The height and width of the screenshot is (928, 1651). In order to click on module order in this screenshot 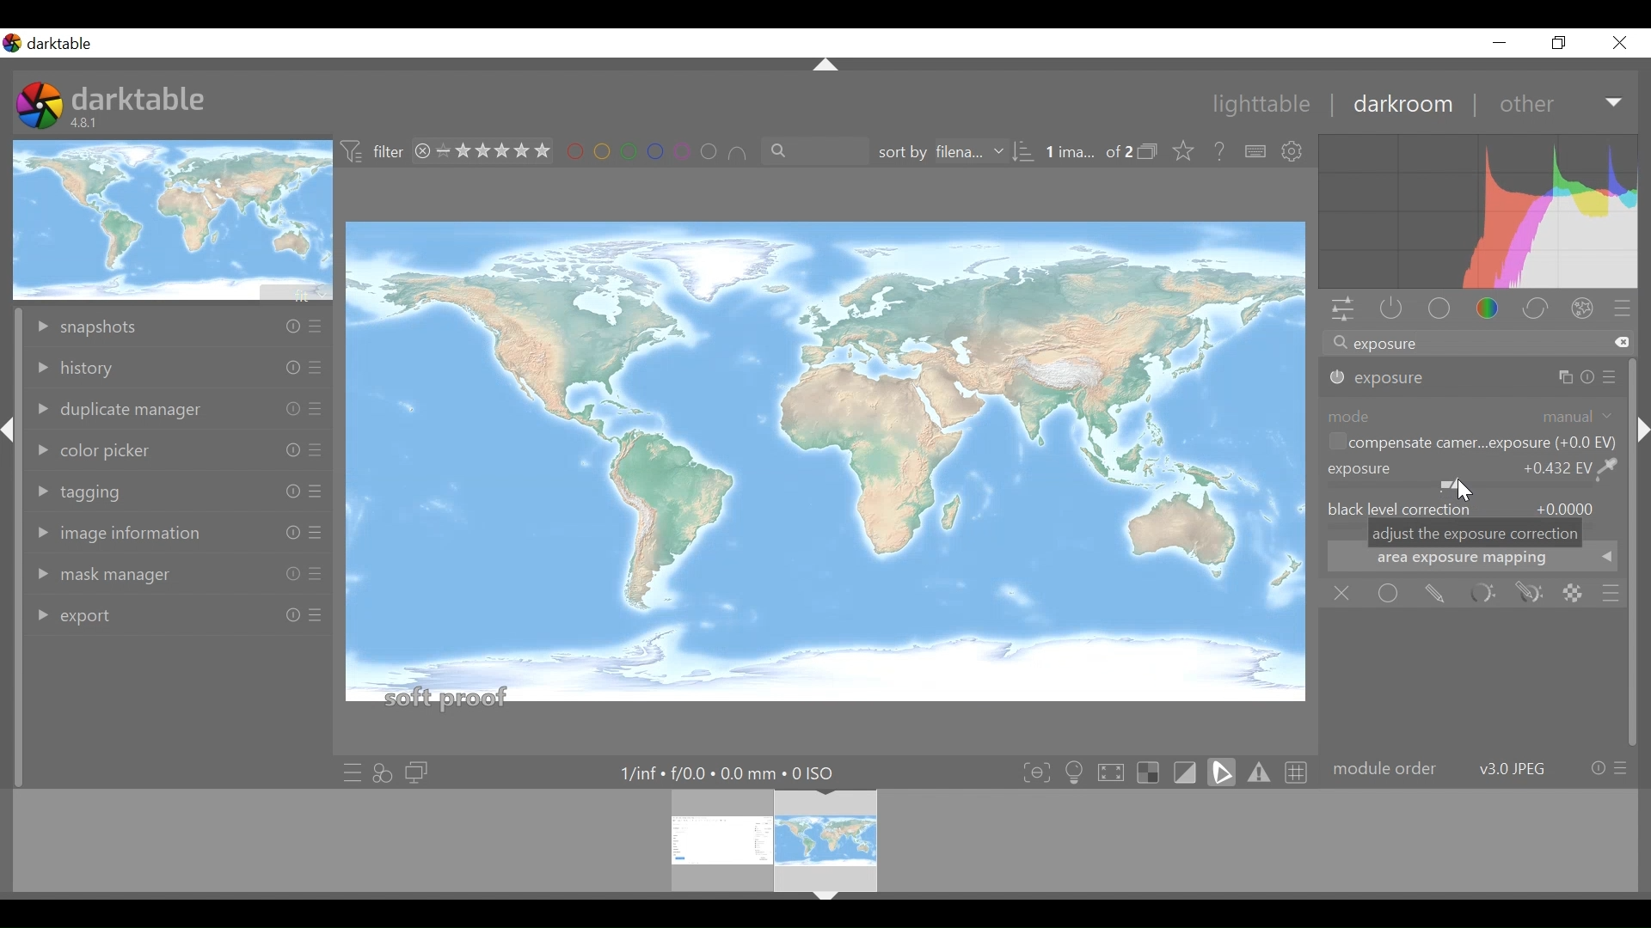, I will do `click(1479, 769)`.